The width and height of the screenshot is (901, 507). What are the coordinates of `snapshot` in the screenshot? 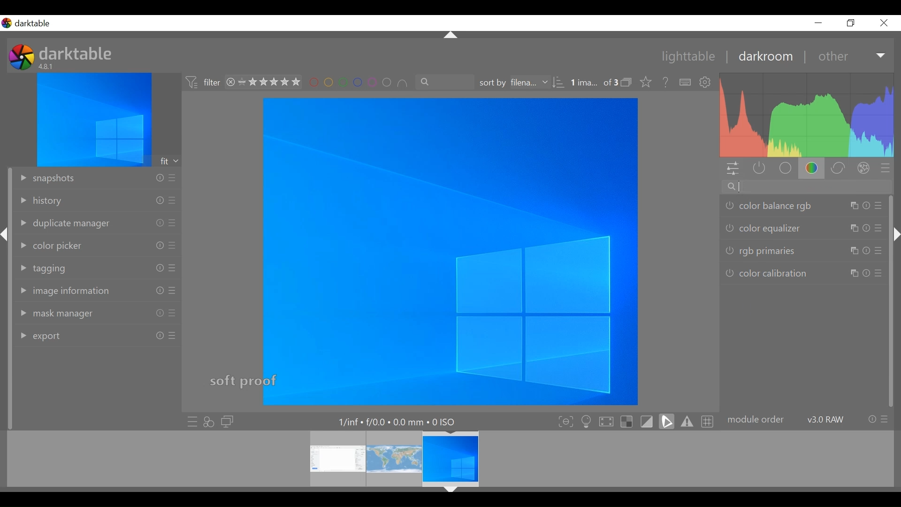 It's located at (46, 179).